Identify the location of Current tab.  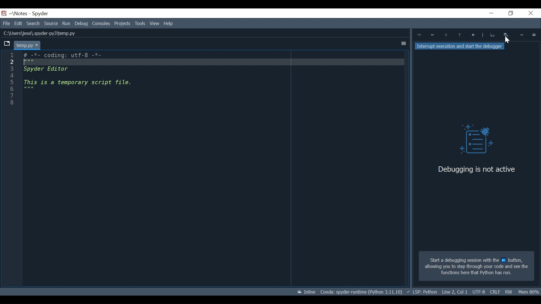
(27, 45).